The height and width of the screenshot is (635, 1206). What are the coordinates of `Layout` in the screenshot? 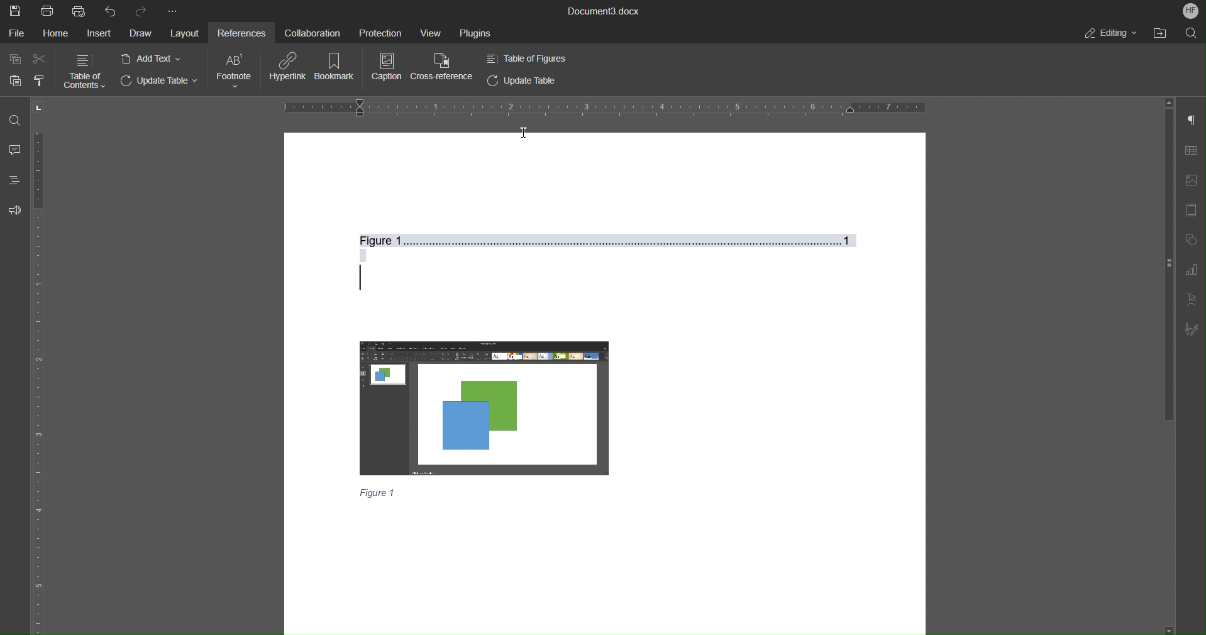 It's located at (184, 33).